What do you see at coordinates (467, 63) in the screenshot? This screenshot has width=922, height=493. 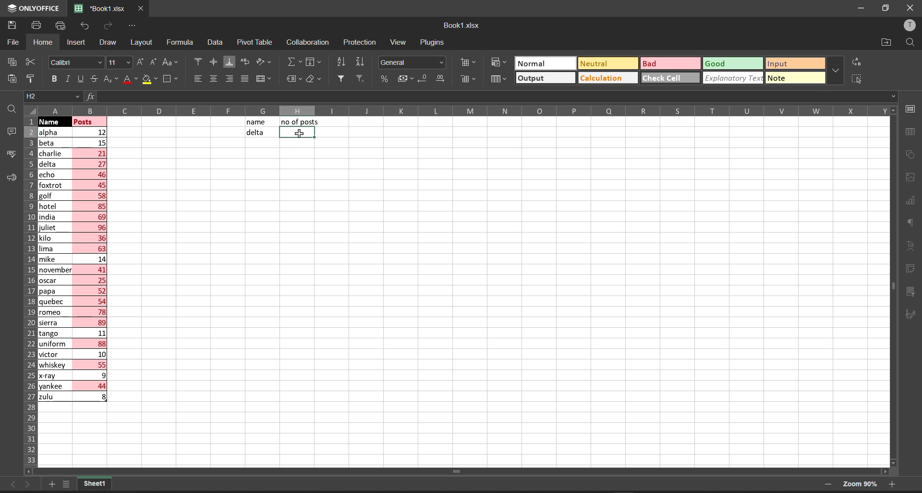 I see `insert cells` at bounding box center [467, 63].